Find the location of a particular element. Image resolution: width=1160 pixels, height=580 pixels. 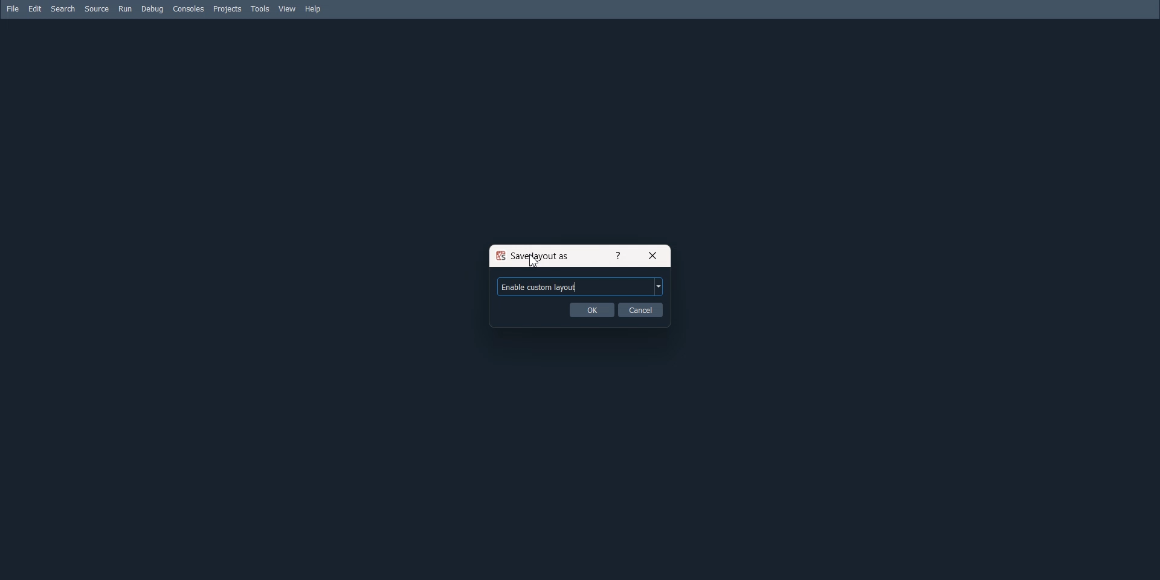

Cursor is located at coordinates (535, 261).